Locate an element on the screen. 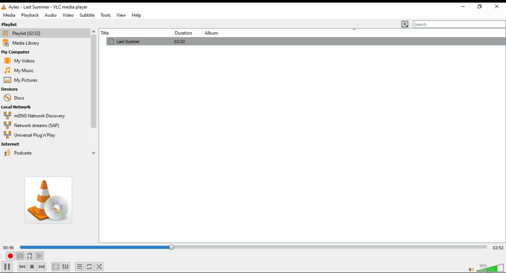  scroll bar is located at coordinates (94, 91).